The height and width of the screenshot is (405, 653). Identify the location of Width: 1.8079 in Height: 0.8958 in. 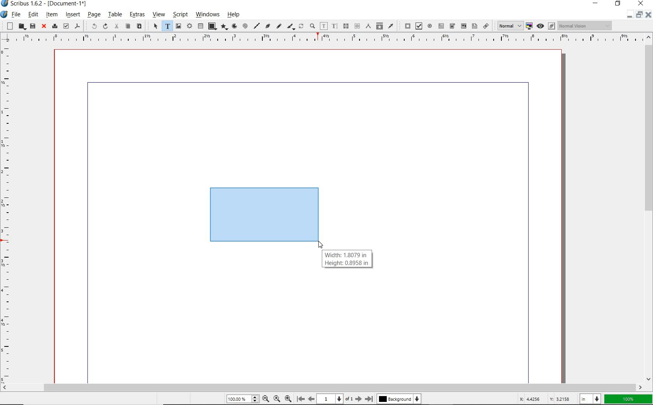
(347, 259).